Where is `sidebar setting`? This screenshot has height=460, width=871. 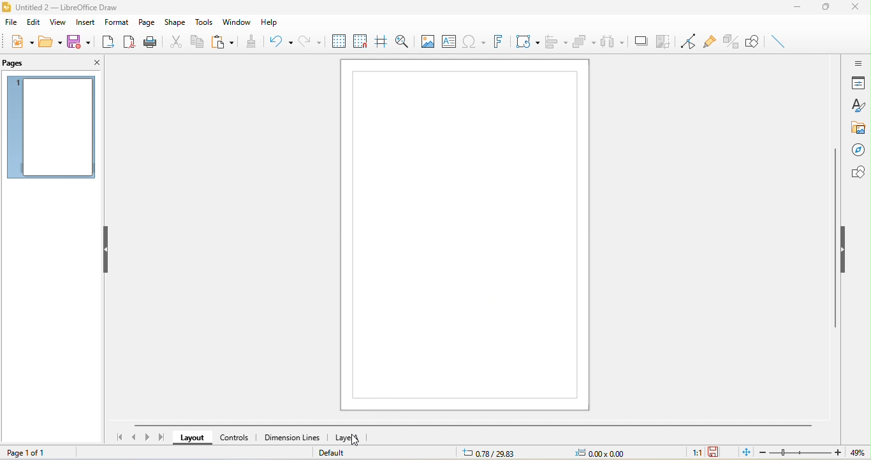 sidebar setting is located at coordinates (860, 65).